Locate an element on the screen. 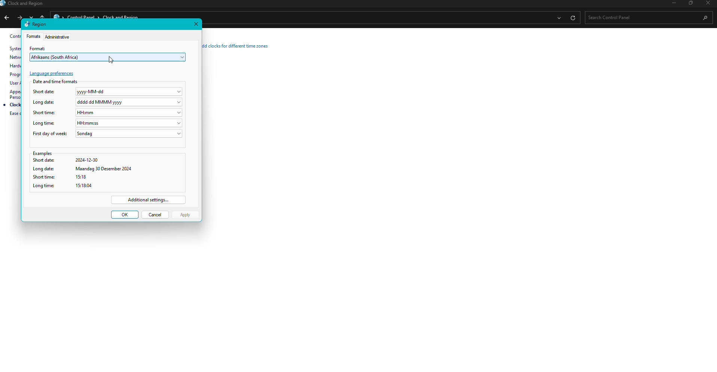 The height and width of the screenshot is (372, 717). refresh is located at coordinates (573, 18).